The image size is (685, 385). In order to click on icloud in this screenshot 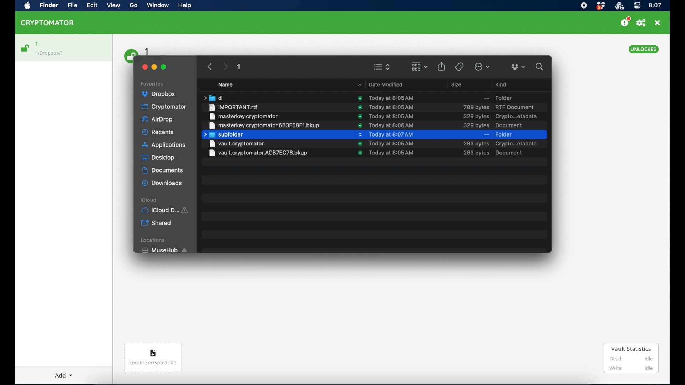, I will do `click(149, 200)`.